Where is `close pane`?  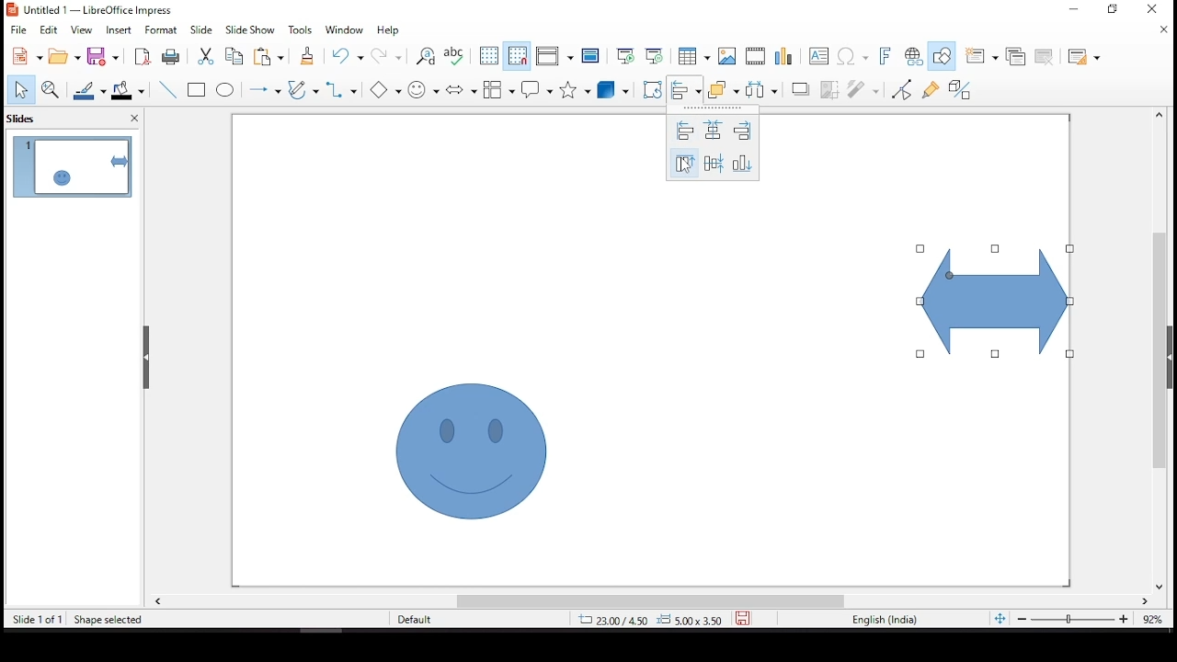 close pane is located at coordinates (131, 120).